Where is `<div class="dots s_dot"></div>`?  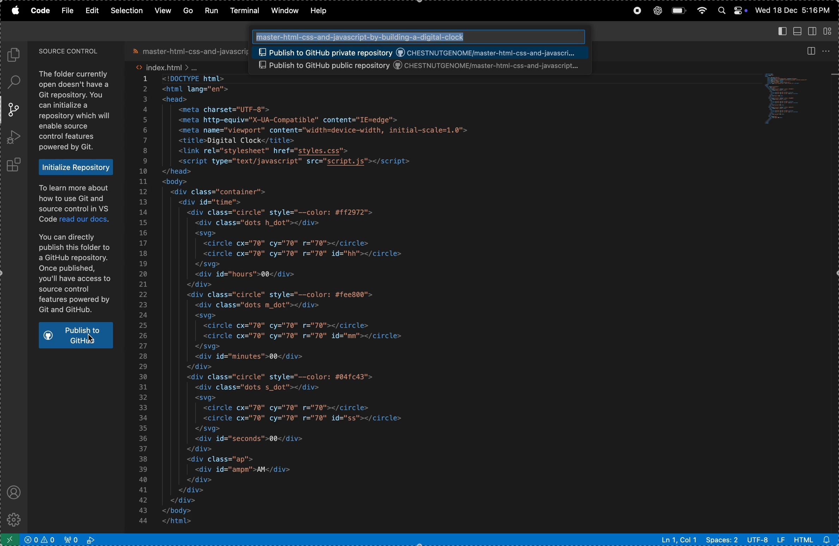 <div class="dots s_dot"></div> is located at coordinates (264, 388).